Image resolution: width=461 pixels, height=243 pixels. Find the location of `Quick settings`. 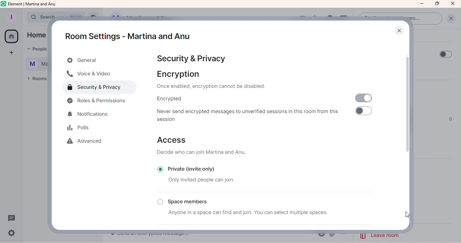

Quick settings is located at coordinates (11, 234).